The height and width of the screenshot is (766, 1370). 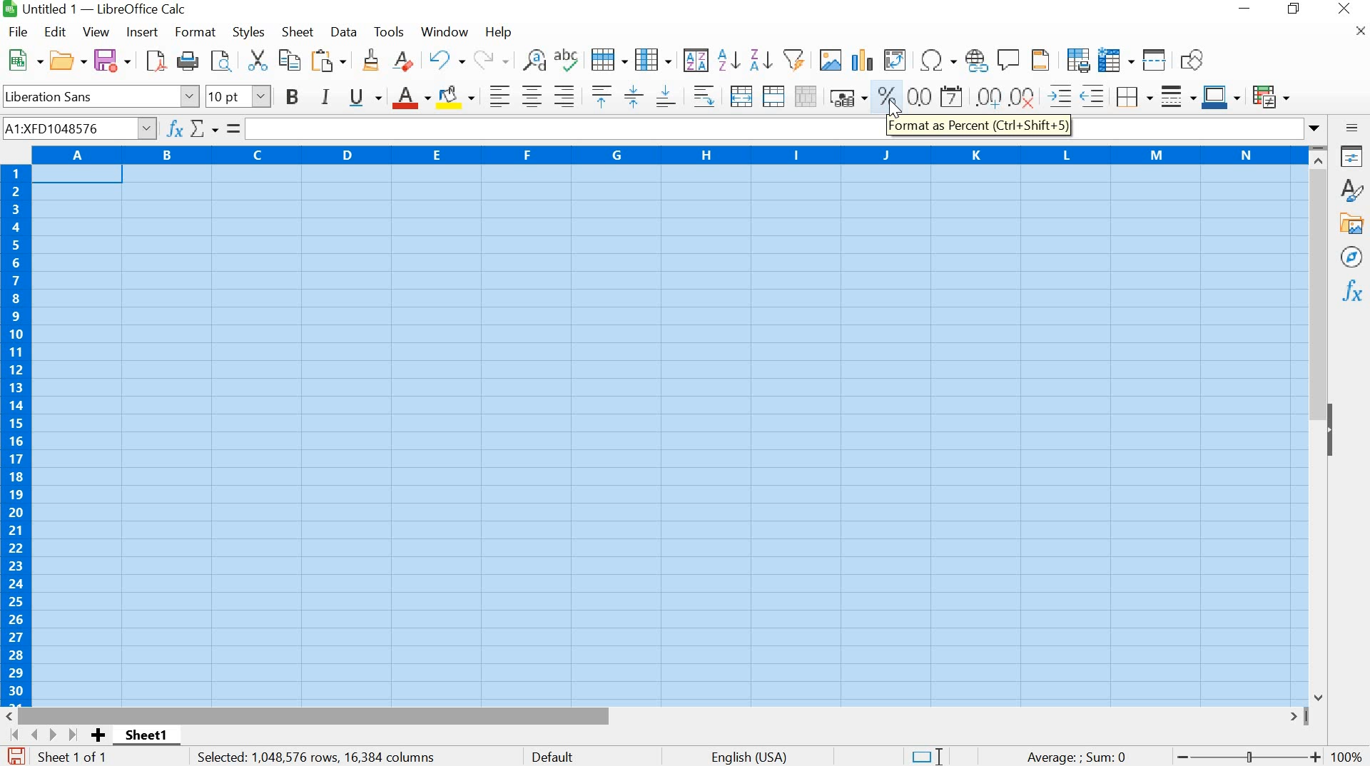 I want to click on Spelling, so click(x=565, y=60).